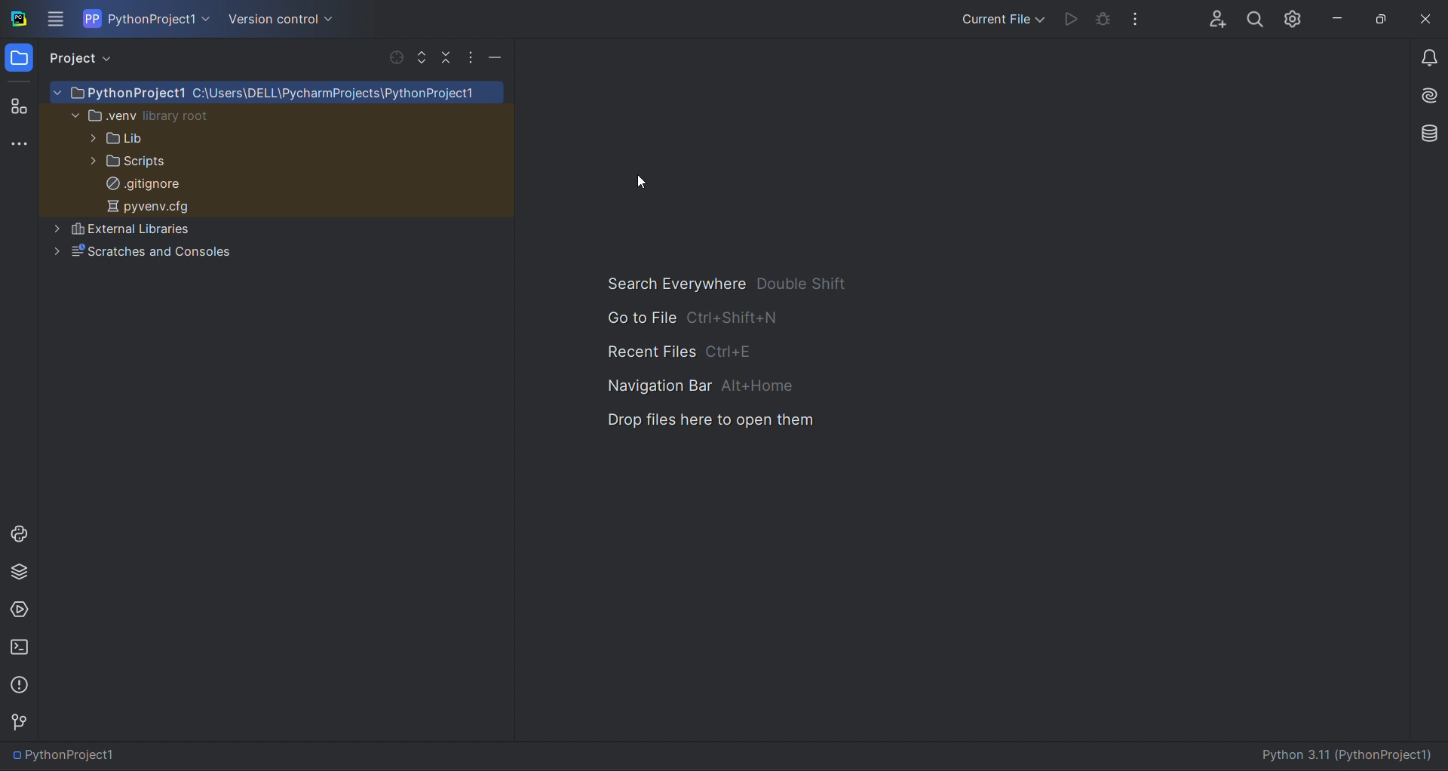  What do you see at coordinates (1142, 17) in the screenshot?
I see `options` at bounding box center [1142, 17].